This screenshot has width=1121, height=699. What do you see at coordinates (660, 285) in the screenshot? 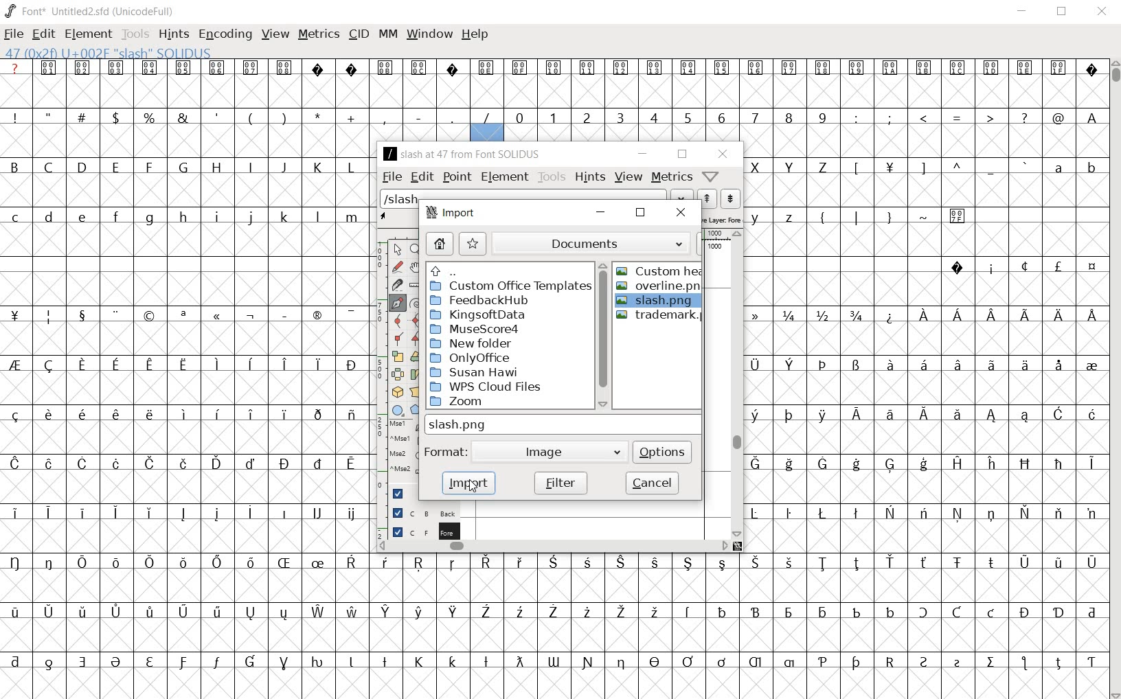
I see `overline.png` at bounding box center [660, 285].